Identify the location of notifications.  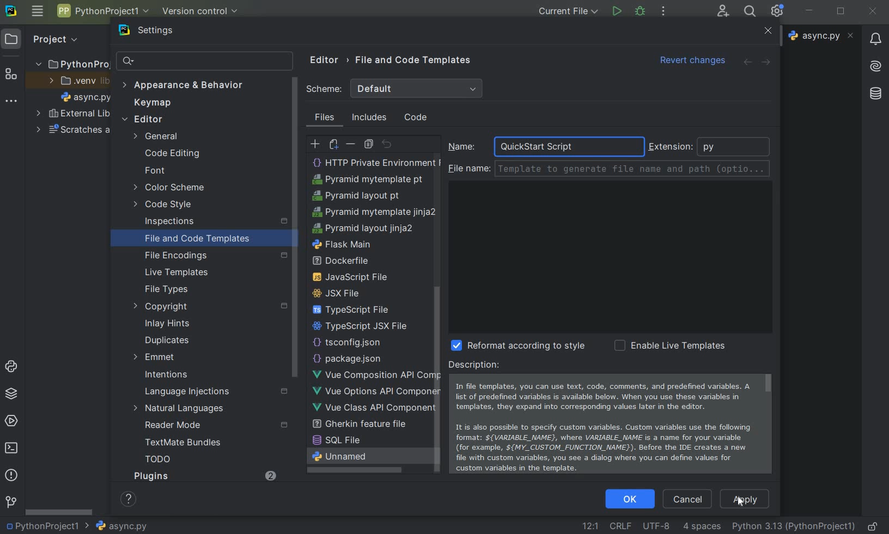
(873, 39).